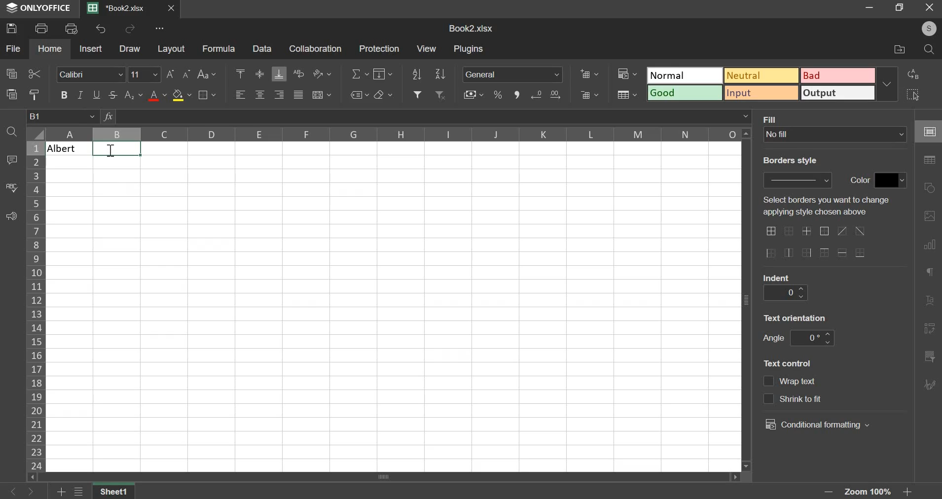 The image size is (942, 499). I want to click on home, so click(50, 49).